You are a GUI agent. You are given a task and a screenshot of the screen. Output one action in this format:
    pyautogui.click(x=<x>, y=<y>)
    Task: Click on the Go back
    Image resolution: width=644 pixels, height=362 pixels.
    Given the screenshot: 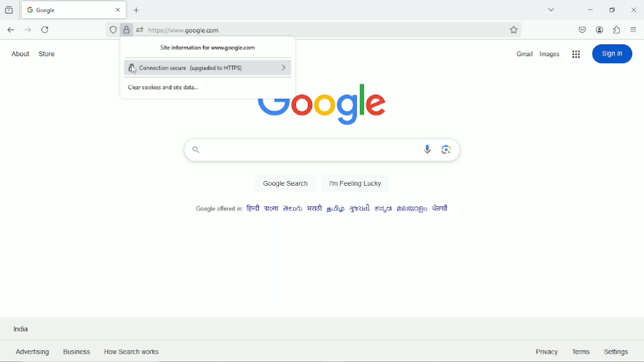 What is the action you would take?
    pyautogui.click(x=11, y=29)
    